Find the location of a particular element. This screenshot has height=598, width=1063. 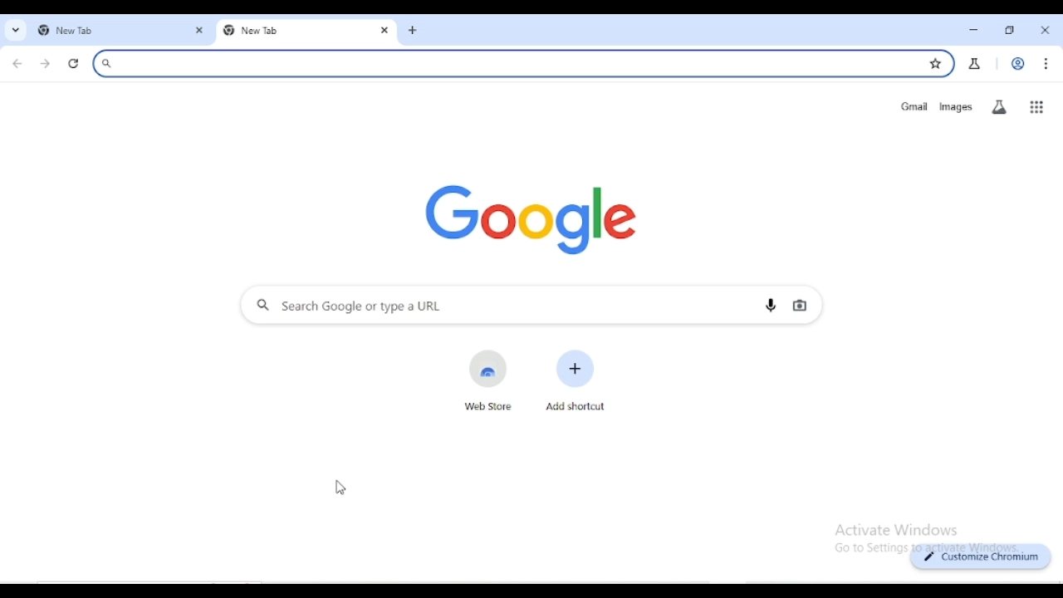

cursor is located at coordinates (340, 487).